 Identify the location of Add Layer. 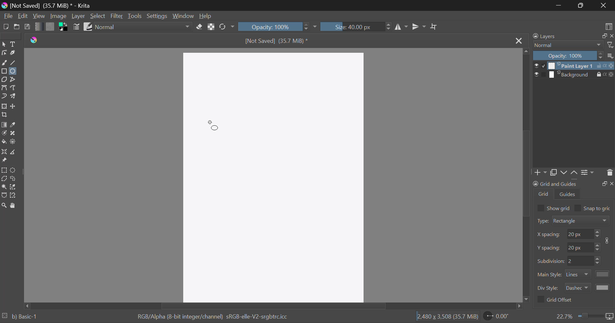
(541, 173).